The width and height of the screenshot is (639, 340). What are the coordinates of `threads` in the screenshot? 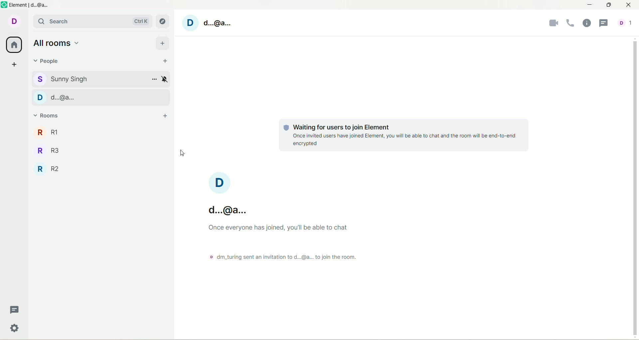 It's located at (603, 23).